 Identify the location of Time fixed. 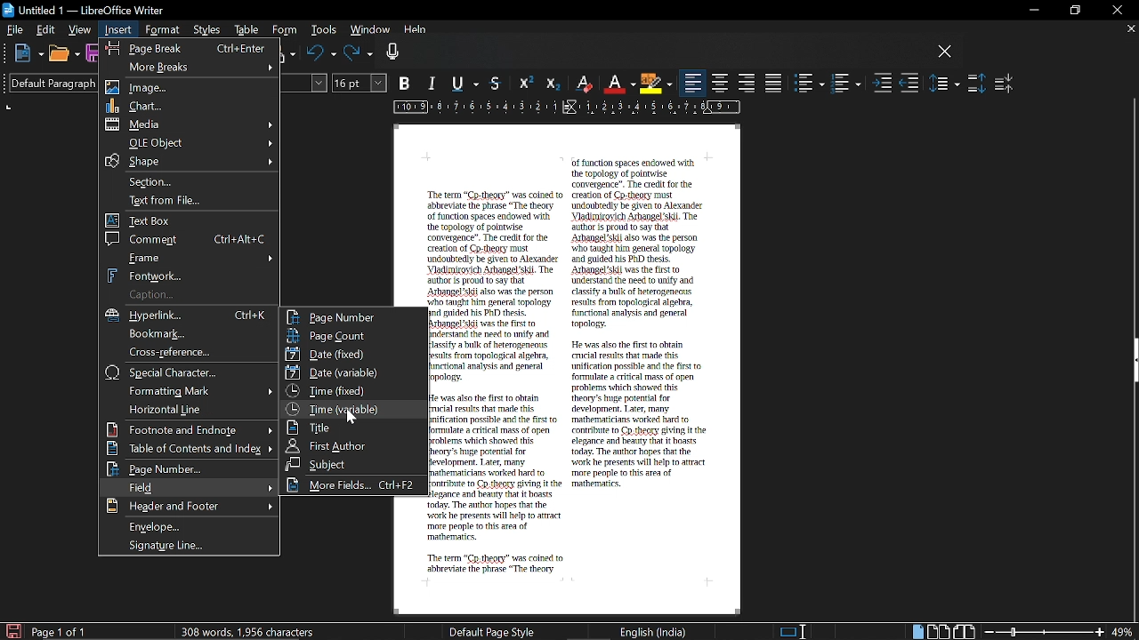
(351, 390).